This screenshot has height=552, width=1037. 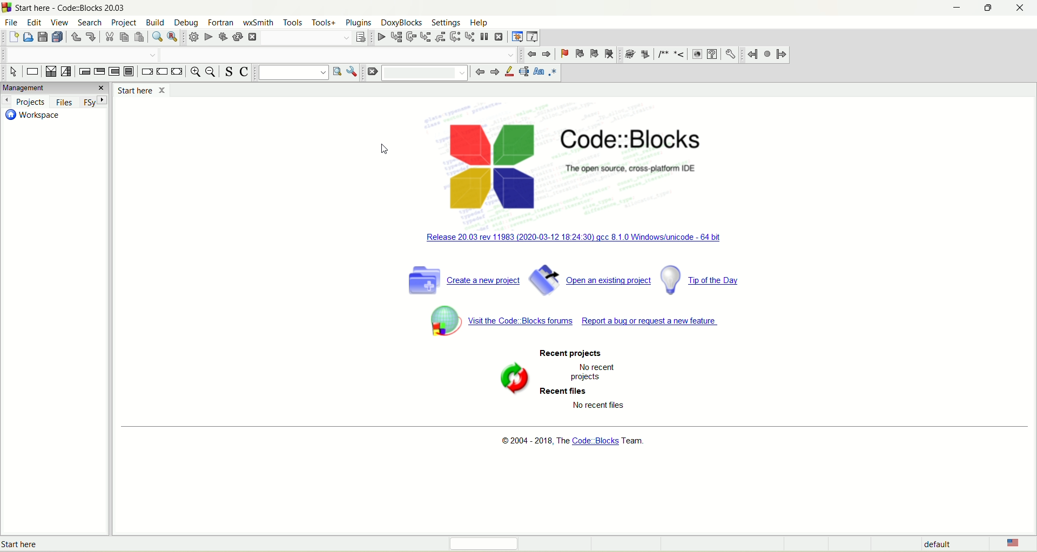 What do you see at coordinates (64, 102) in the screenshot?
I see `files` at bounding box center [64, 102].